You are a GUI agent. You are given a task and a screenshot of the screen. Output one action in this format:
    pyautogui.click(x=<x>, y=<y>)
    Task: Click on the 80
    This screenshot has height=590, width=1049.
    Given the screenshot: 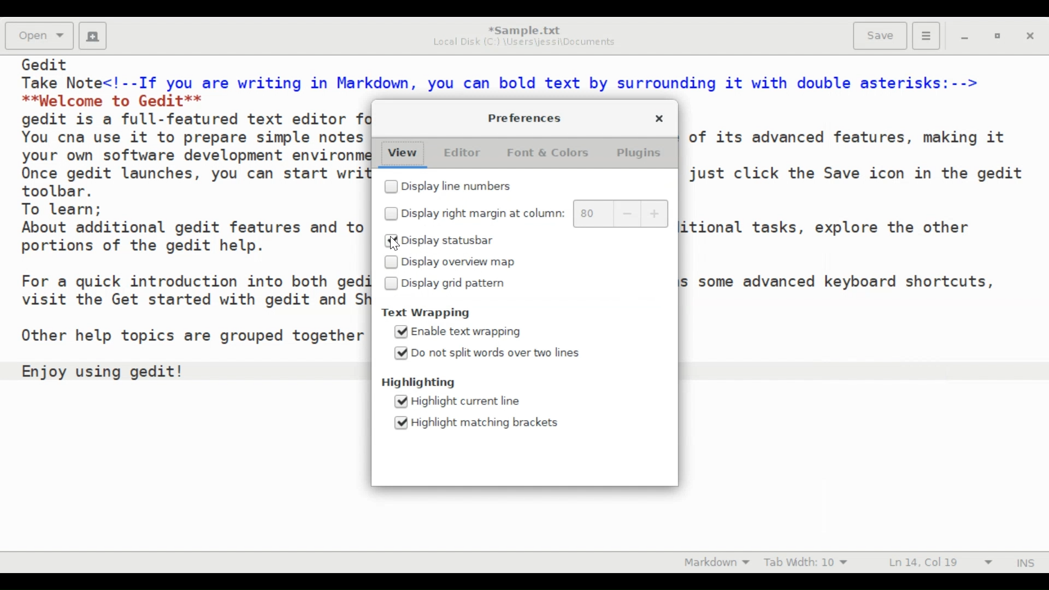 What is the action you would take?
    pyautogui.click(x=592, y=213)
    